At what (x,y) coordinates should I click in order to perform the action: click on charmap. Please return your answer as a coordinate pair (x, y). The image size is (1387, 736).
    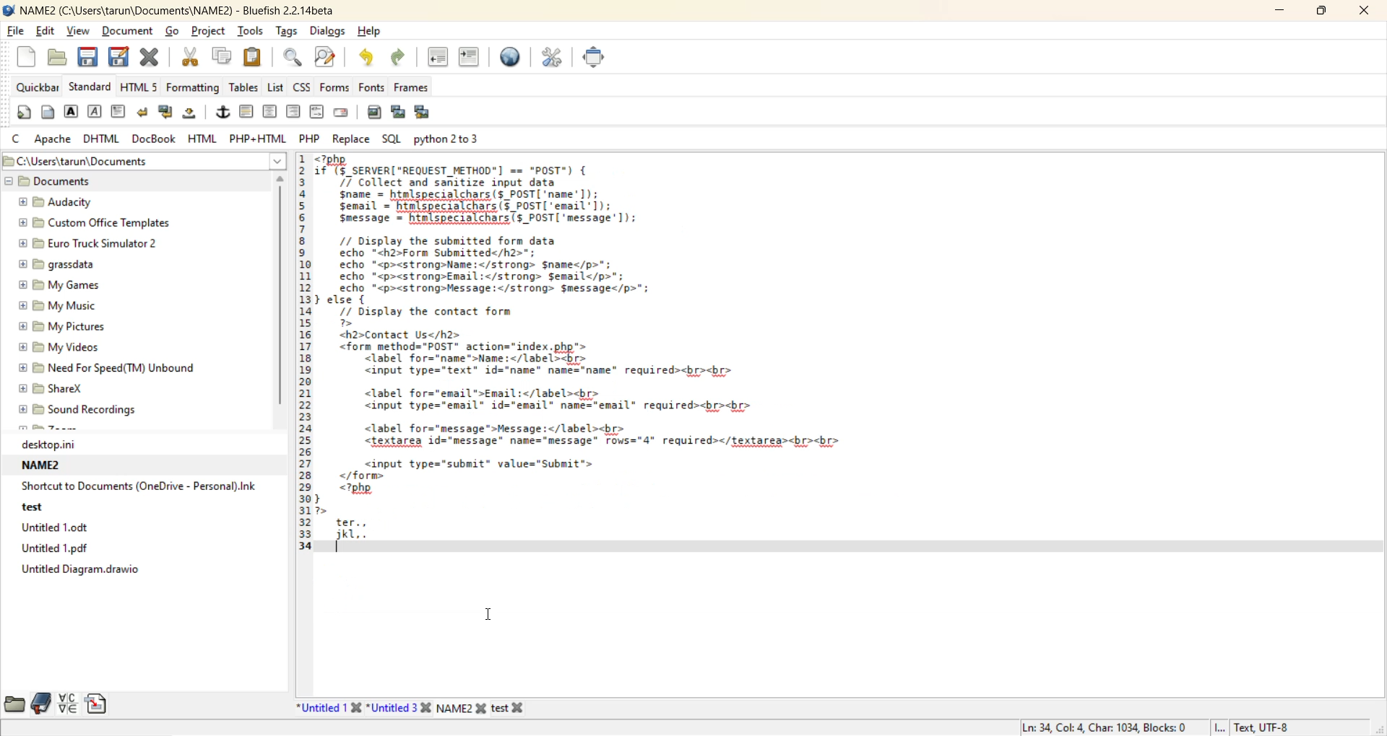
    Looking at the image, I should click on (68, 704).